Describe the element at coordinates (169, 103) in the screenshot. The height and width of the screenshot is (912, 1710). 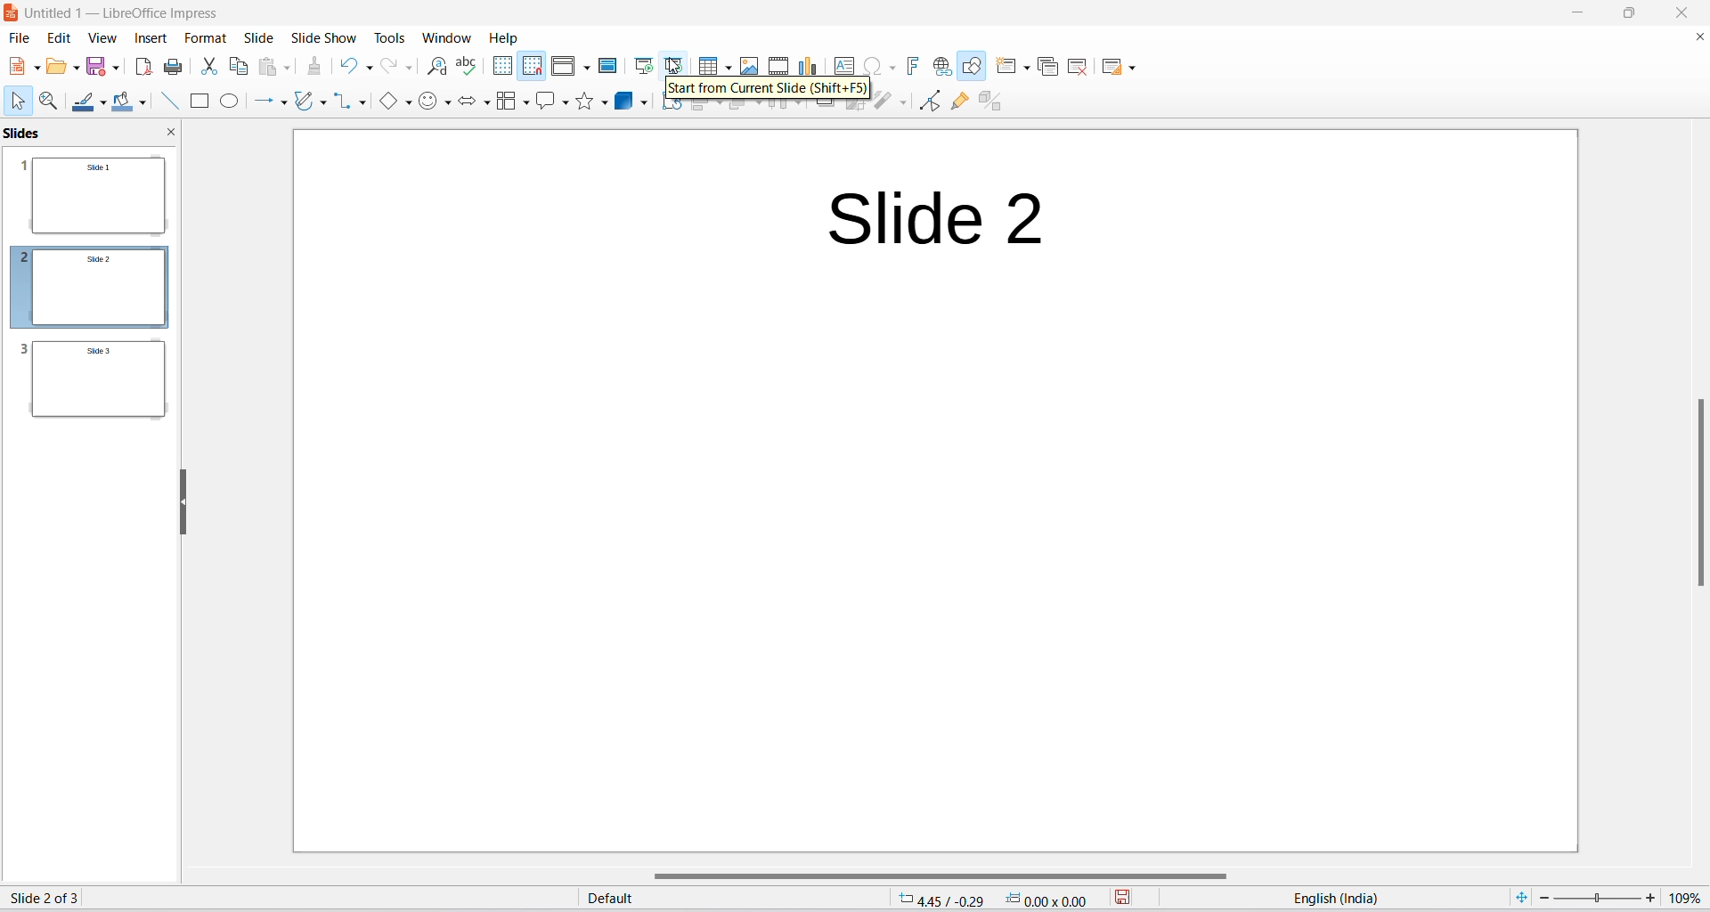
I see `line ` at that location.